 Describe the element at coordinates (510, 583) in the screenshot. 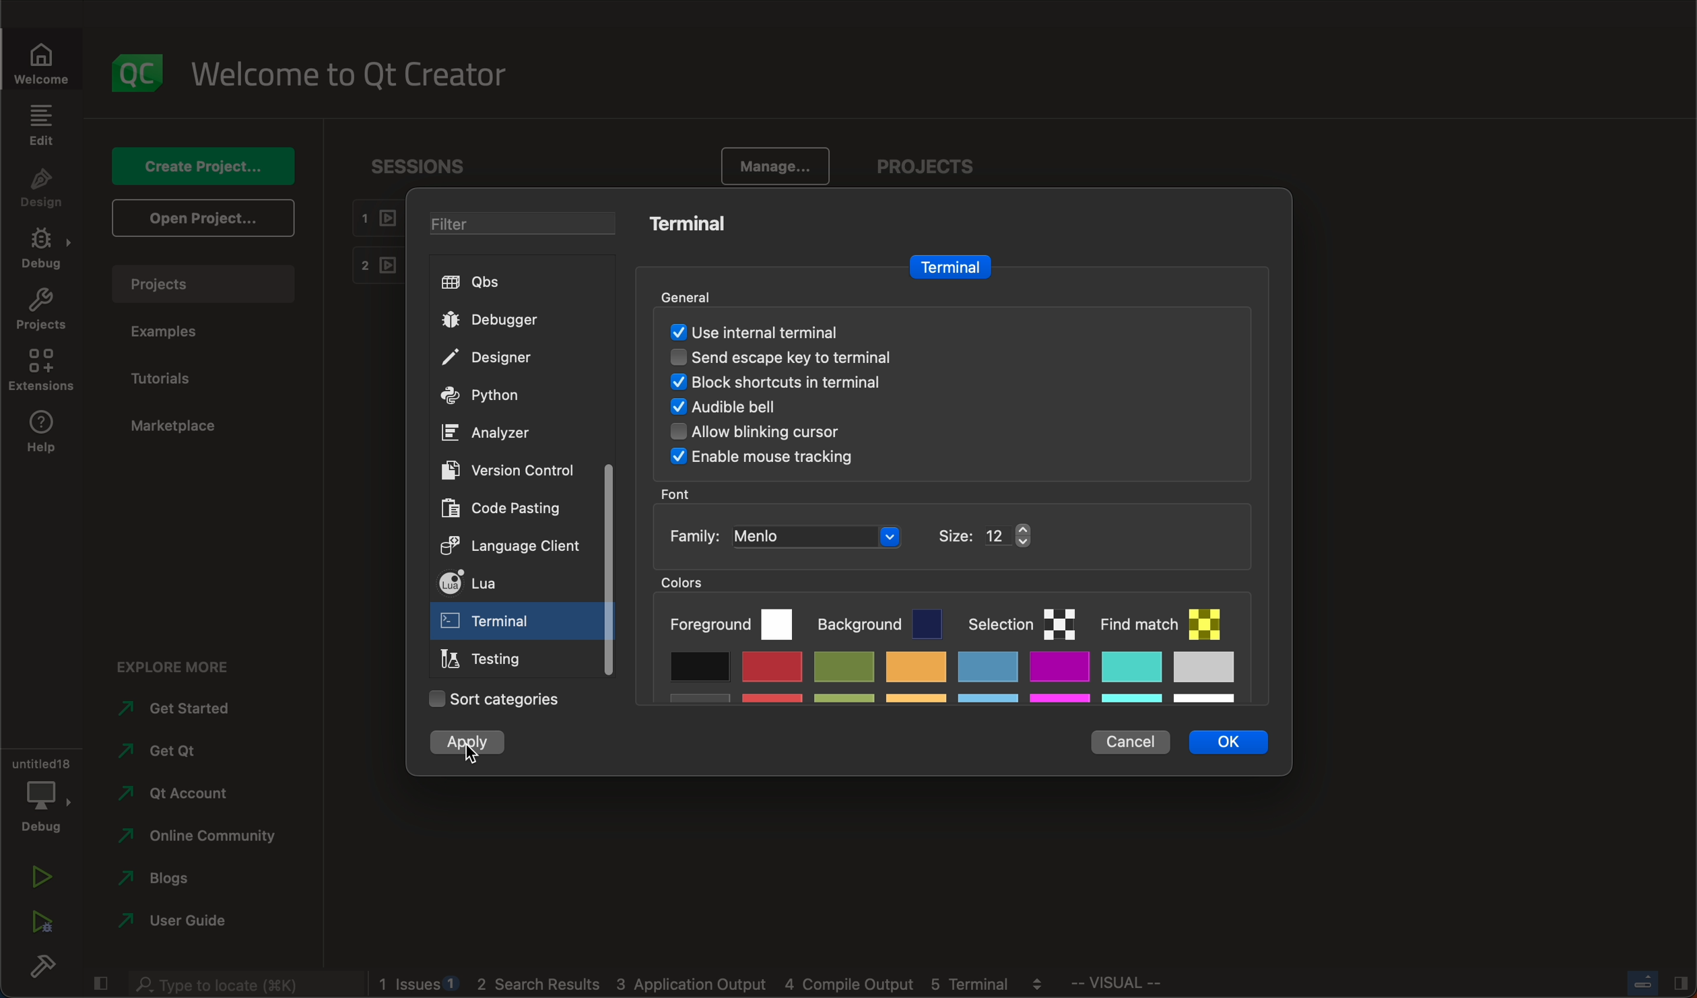

I see `lua` at that location.